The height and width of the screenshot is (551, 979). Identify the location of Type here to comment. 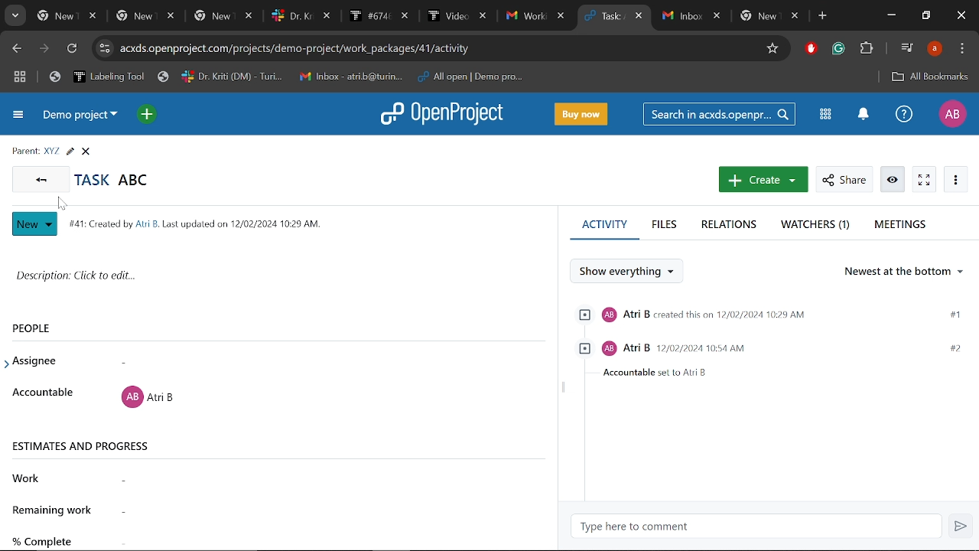
(756, 527).